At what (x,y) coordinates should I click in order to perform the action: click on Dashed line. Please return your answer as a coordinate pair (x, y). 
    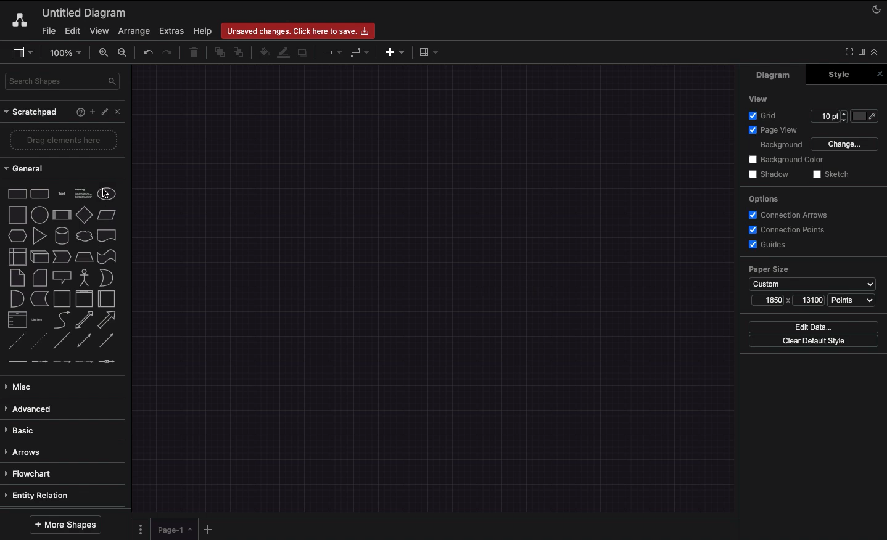
    Looking at the image, I should click on (15, 343).